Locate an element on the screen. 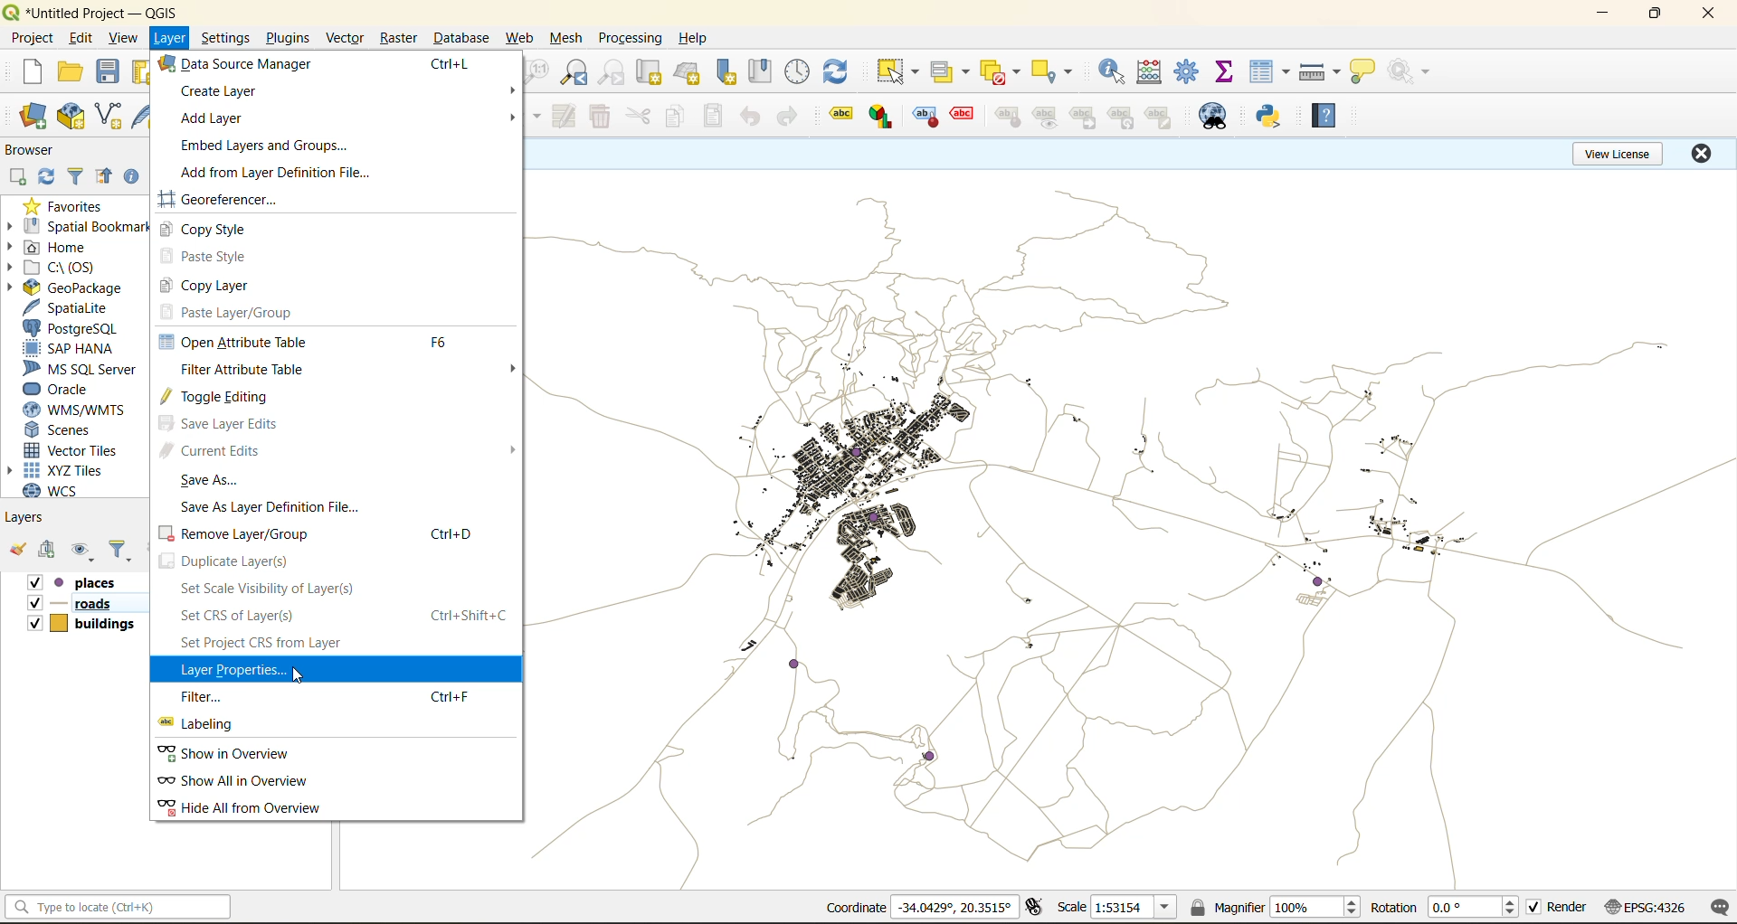 The width and height of the screenshot is (1737, 924). create layer is located at coordinates (215, 91).